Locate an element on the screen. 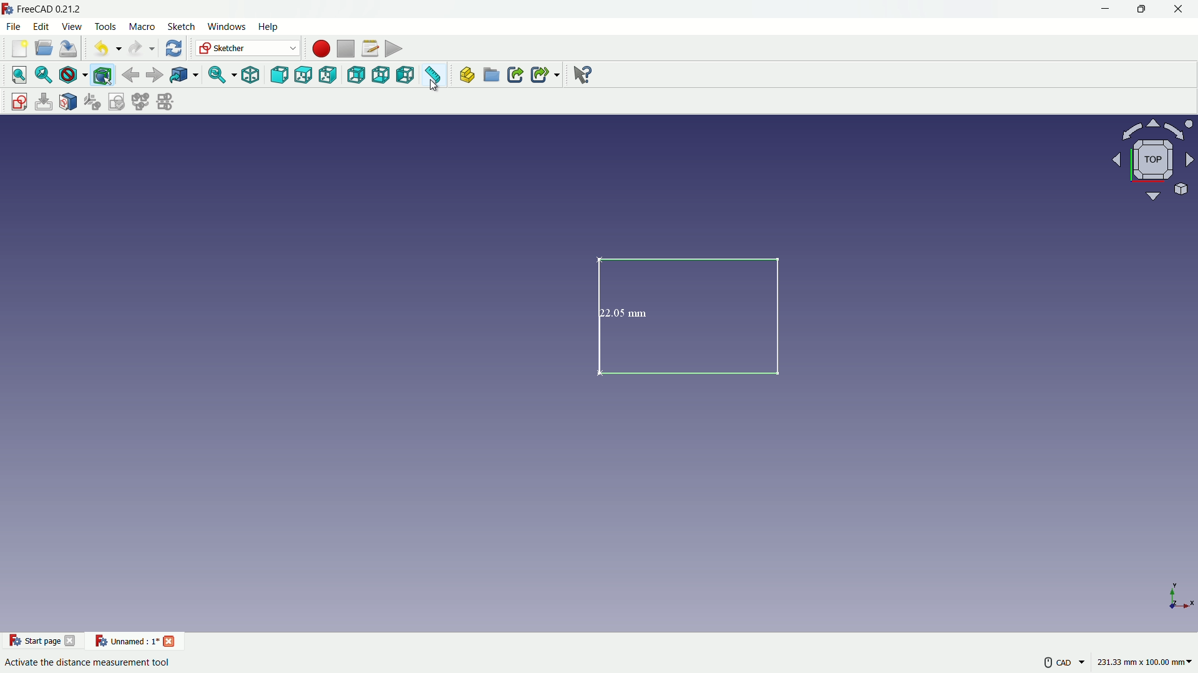 This screenshot has height=673, width=1198. forward is located at coordinates (154, 75).